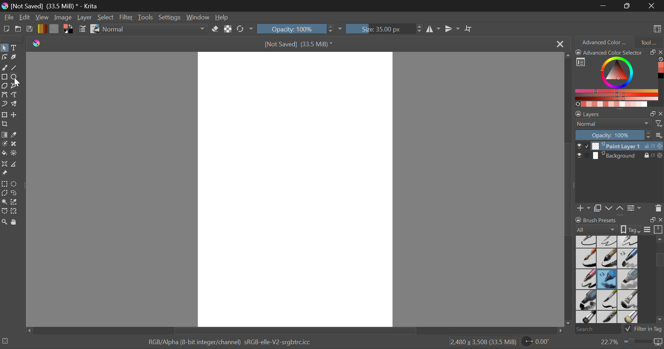 The height and width of the screenshot is (349, 664). Describe the element at coordinates (301, 45) in the screenshot. I see `[Not Saved] (33.5 MiB) *` at that location.